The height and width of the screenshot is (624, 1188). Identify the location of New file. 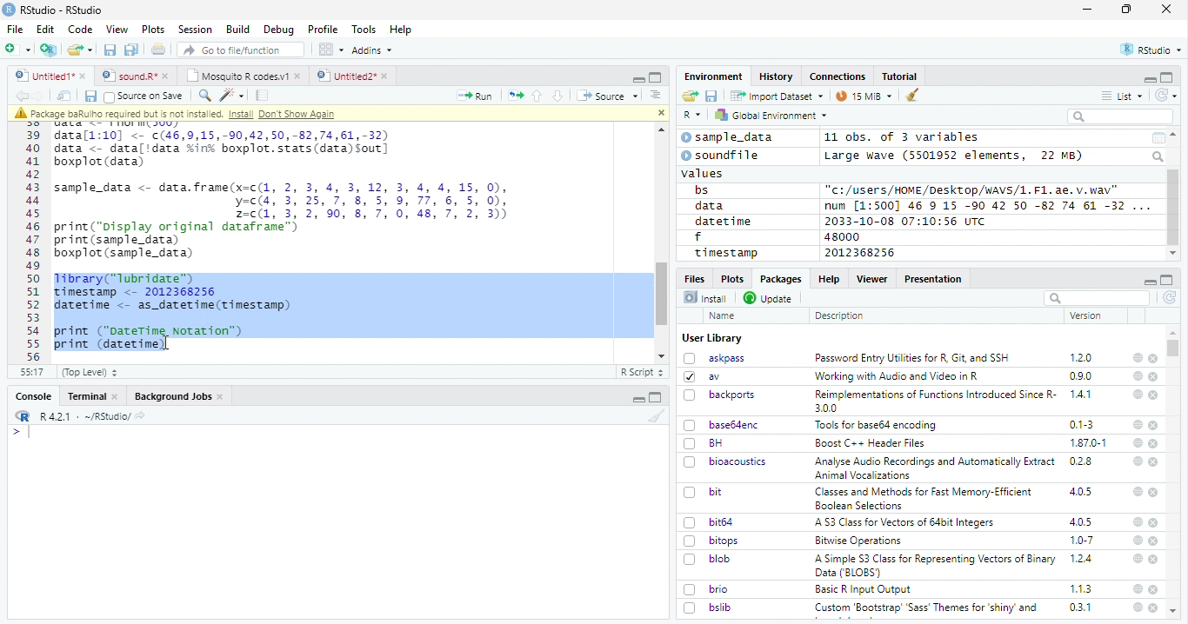
(19, 50).